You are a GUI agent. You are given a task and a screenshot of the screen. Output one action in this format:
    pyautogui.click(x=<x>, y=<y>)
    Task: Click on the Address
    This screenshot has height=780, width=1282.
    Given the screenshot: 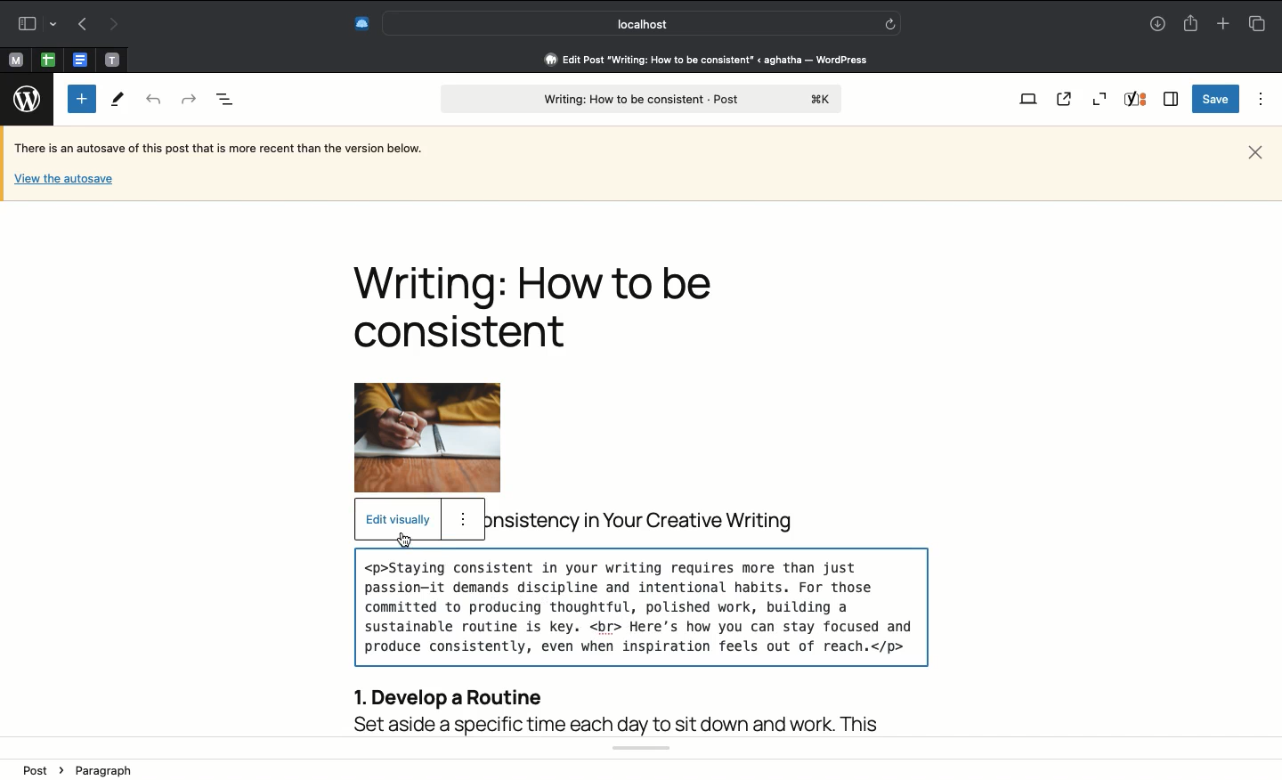 What is the action you would take?
    pyautogui.click(x=694, y=60)
    